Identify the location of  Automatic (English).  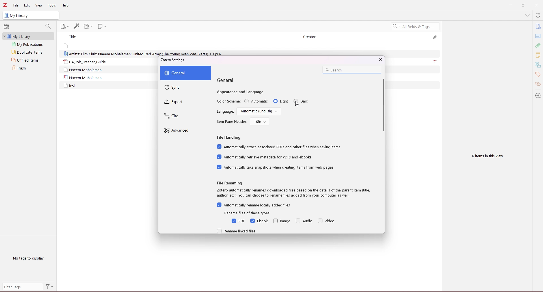
(258, 112).